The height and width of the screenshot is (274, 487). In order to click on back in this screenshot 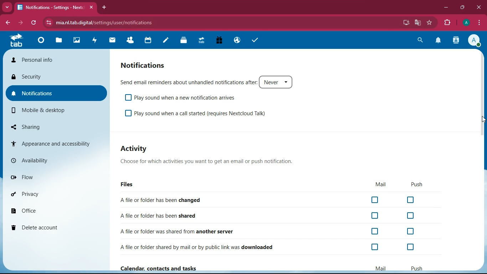, I will do `click(8, 22)`.